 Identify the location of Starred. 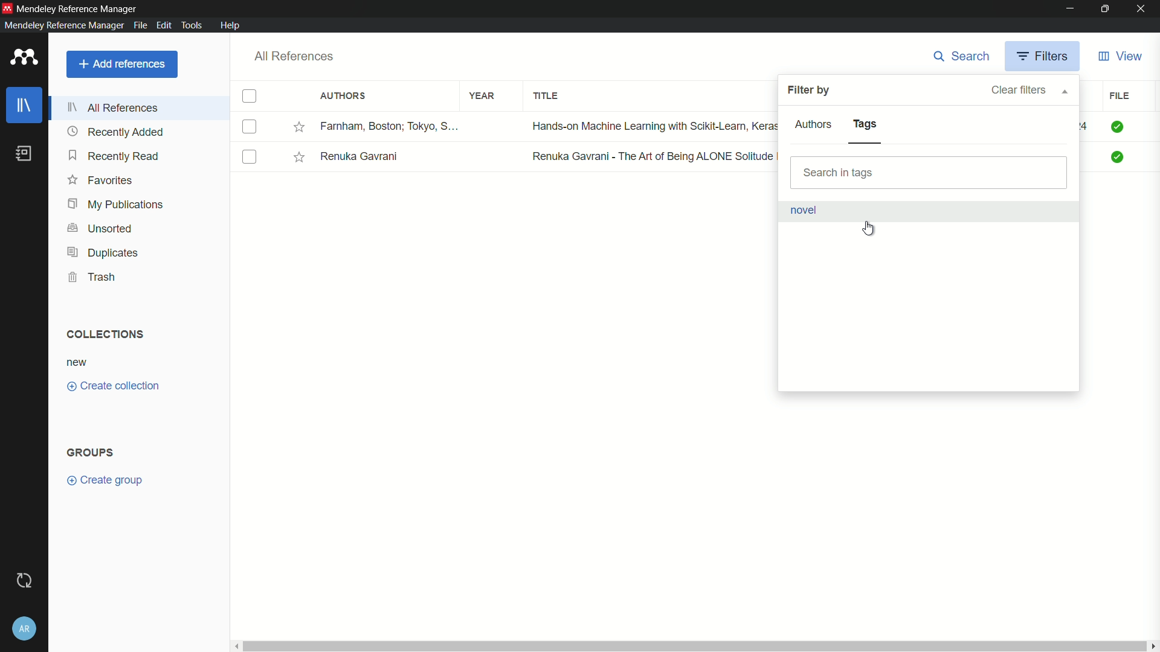
(299, 127).